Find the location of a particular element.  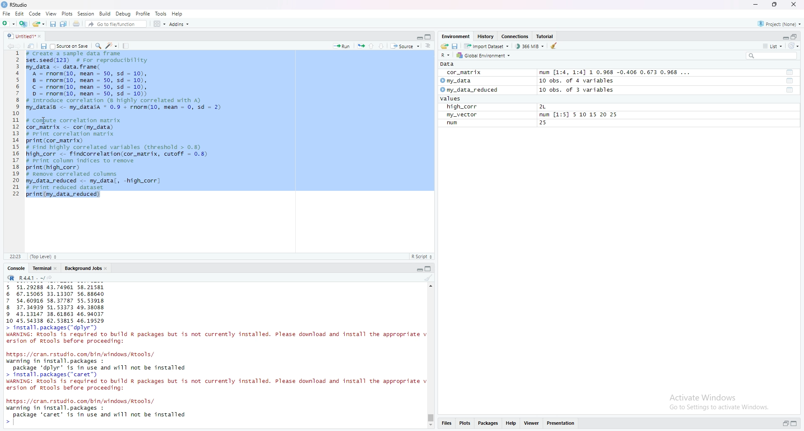

save is located at coordinates (43, 46).